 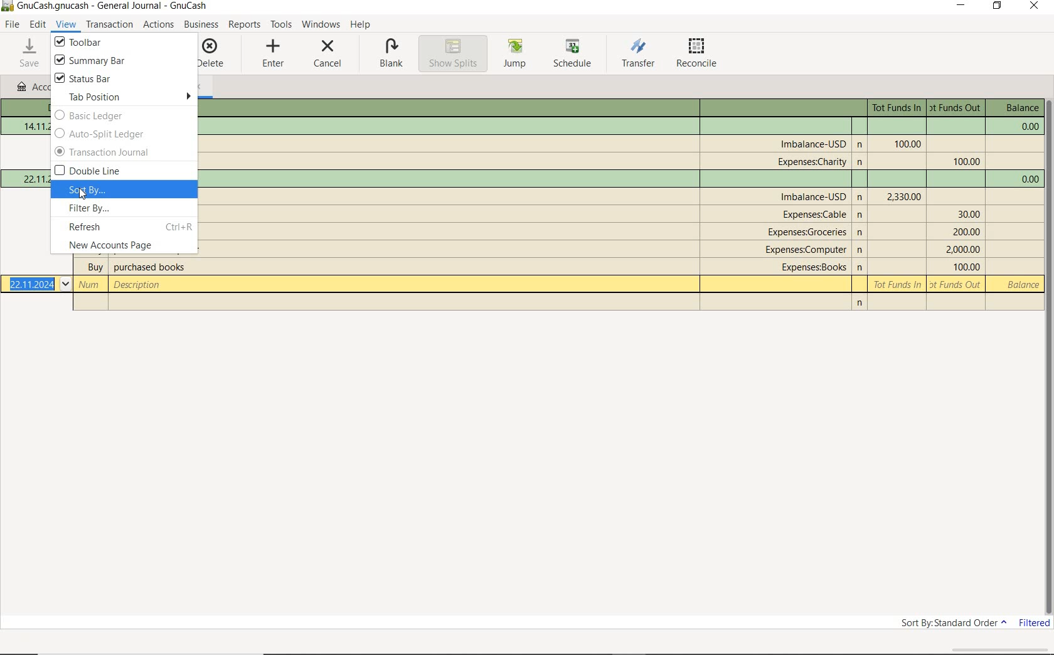 What do you see at coordinates (956, 108) in the screenshot?
I see `Tot Funds Out` at bounding box center [956, 108].